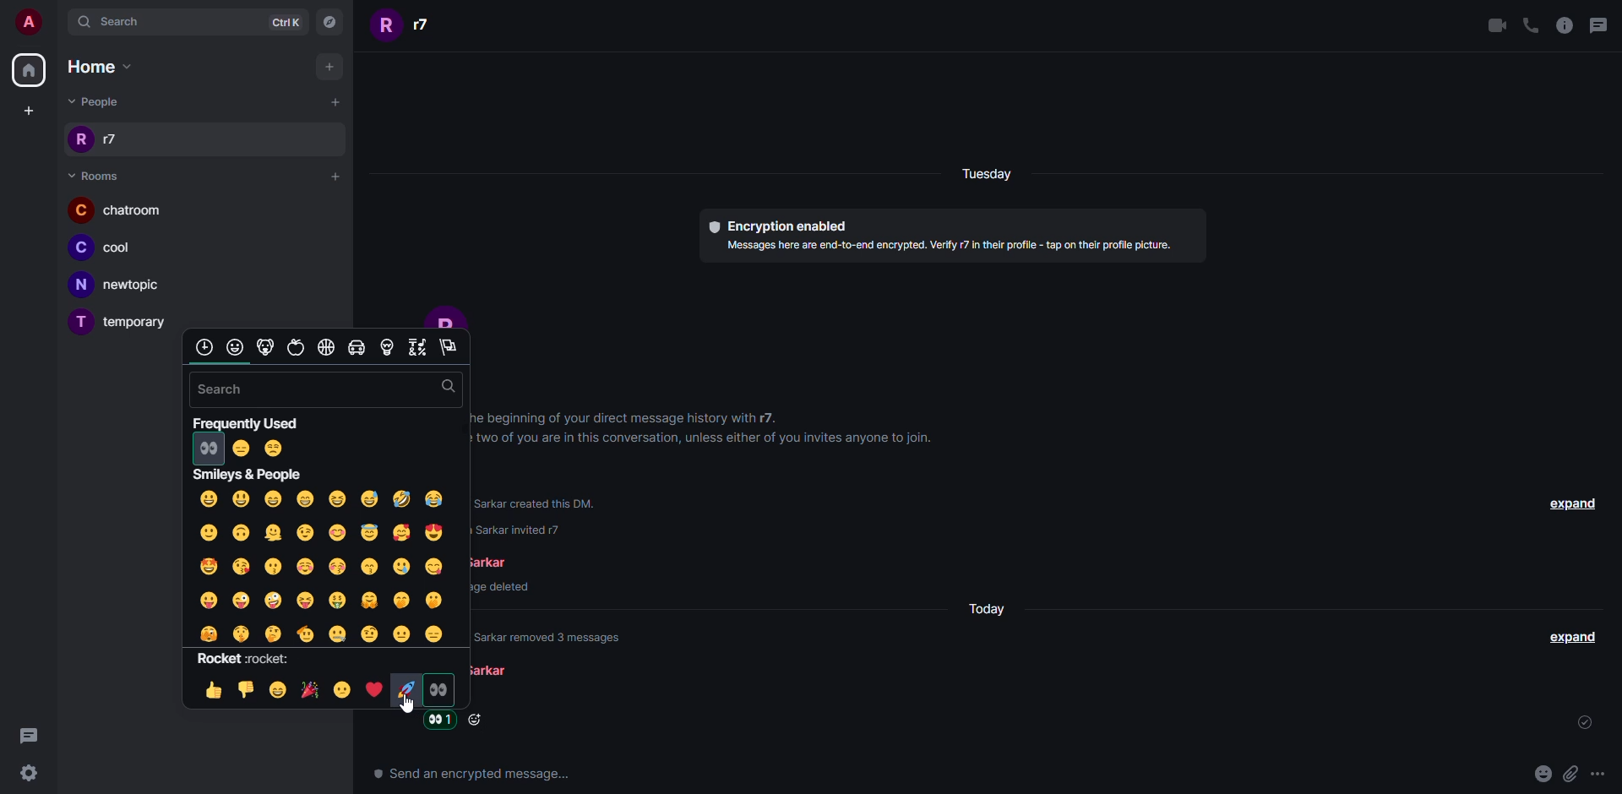 The image size is (1622, 794). What do you see at coordinates (948, 250) in the screenshot?
I see `info` at bounding box center [948, 250].